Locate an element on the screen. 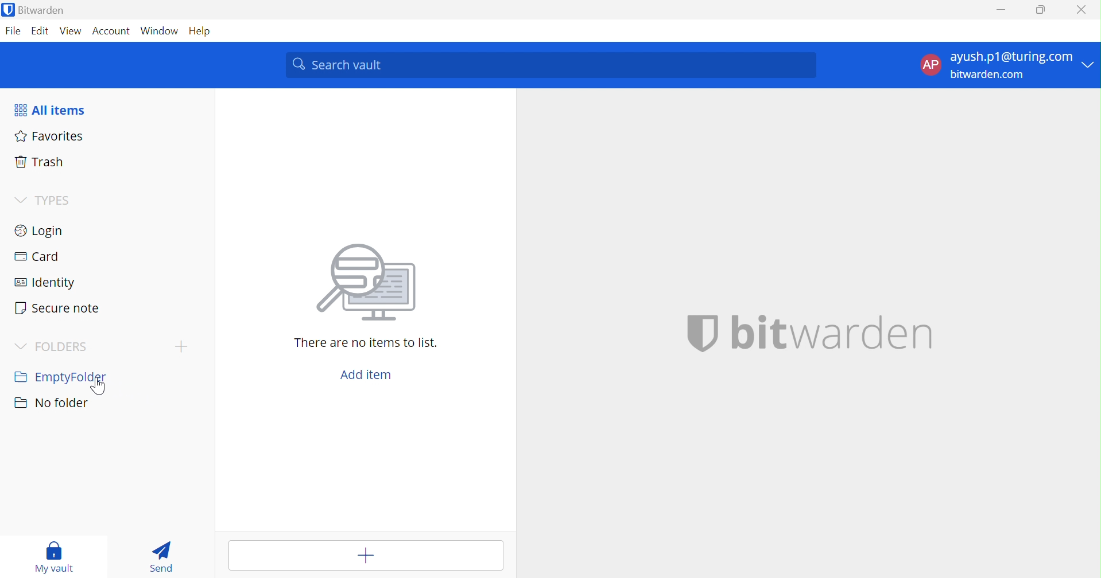  Restore Down is located at coordinates (1041, 8).